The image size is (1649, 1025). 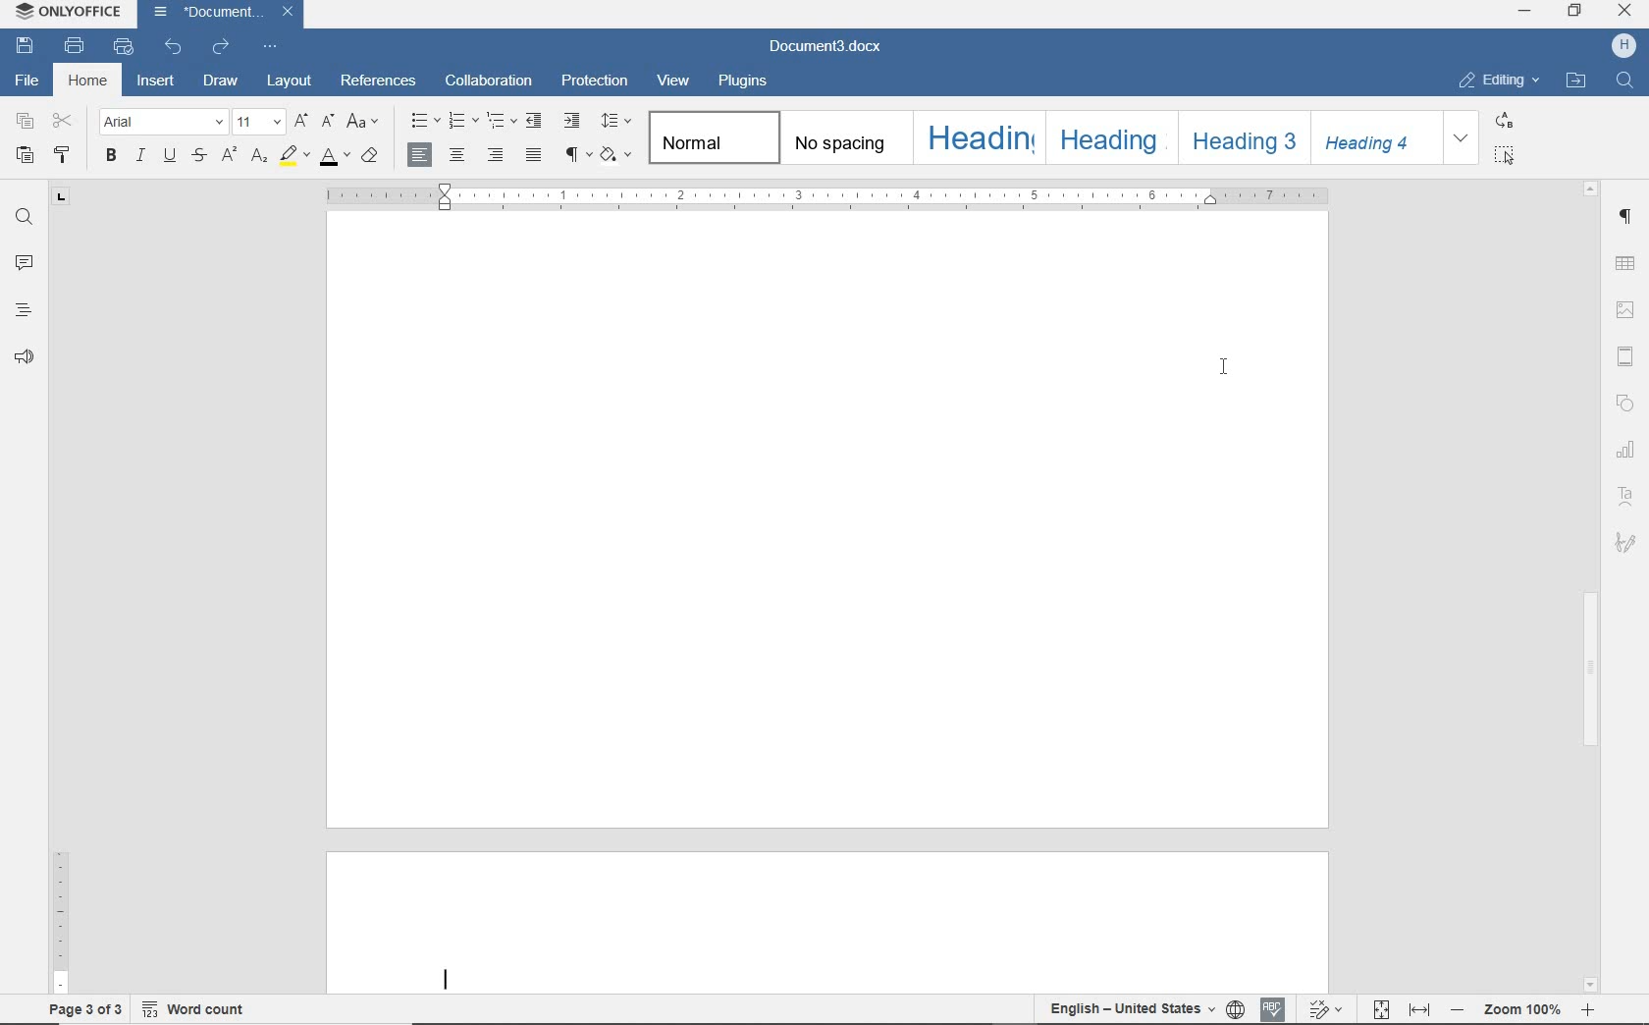 I want to click on HEADING 4, so click(x=1378, y=137).